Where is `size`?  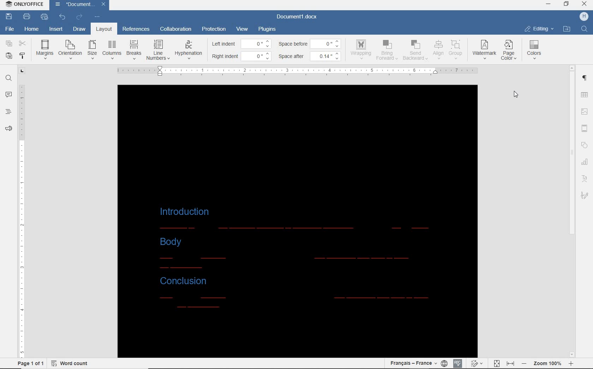 size is located at coordinates (92, 50).